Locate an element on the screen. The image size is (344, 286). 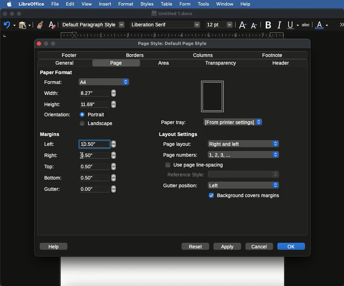
Insert is located at coordinates (105, 4).